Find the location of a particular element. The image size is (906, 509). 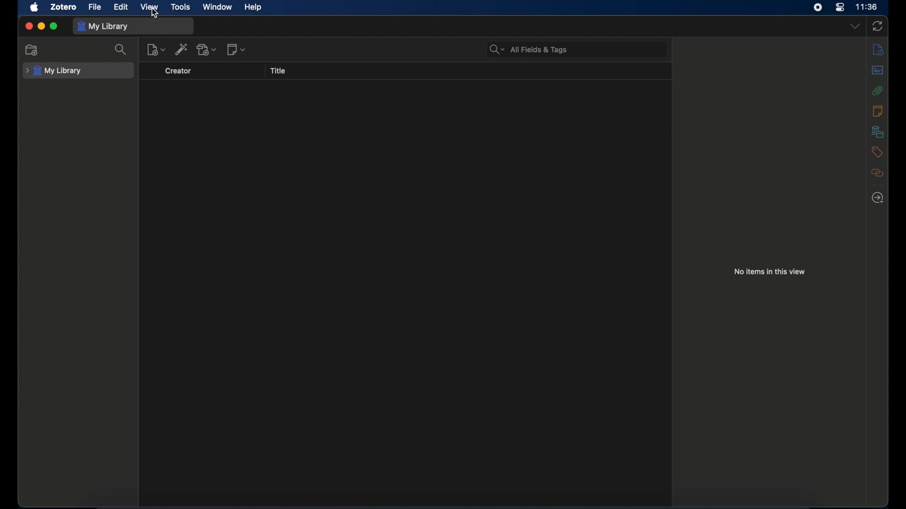

my library is located at coordinates (103, 27).